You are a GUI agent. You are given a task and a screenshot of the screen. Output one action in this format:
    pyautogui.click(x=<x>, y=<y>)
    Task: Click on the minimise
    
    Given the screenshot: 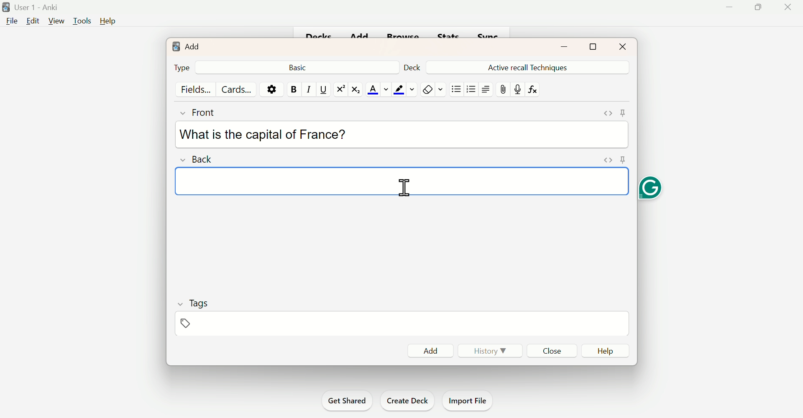 What is the action you would take?
    pyautogui.click(x=559, y=47)
    